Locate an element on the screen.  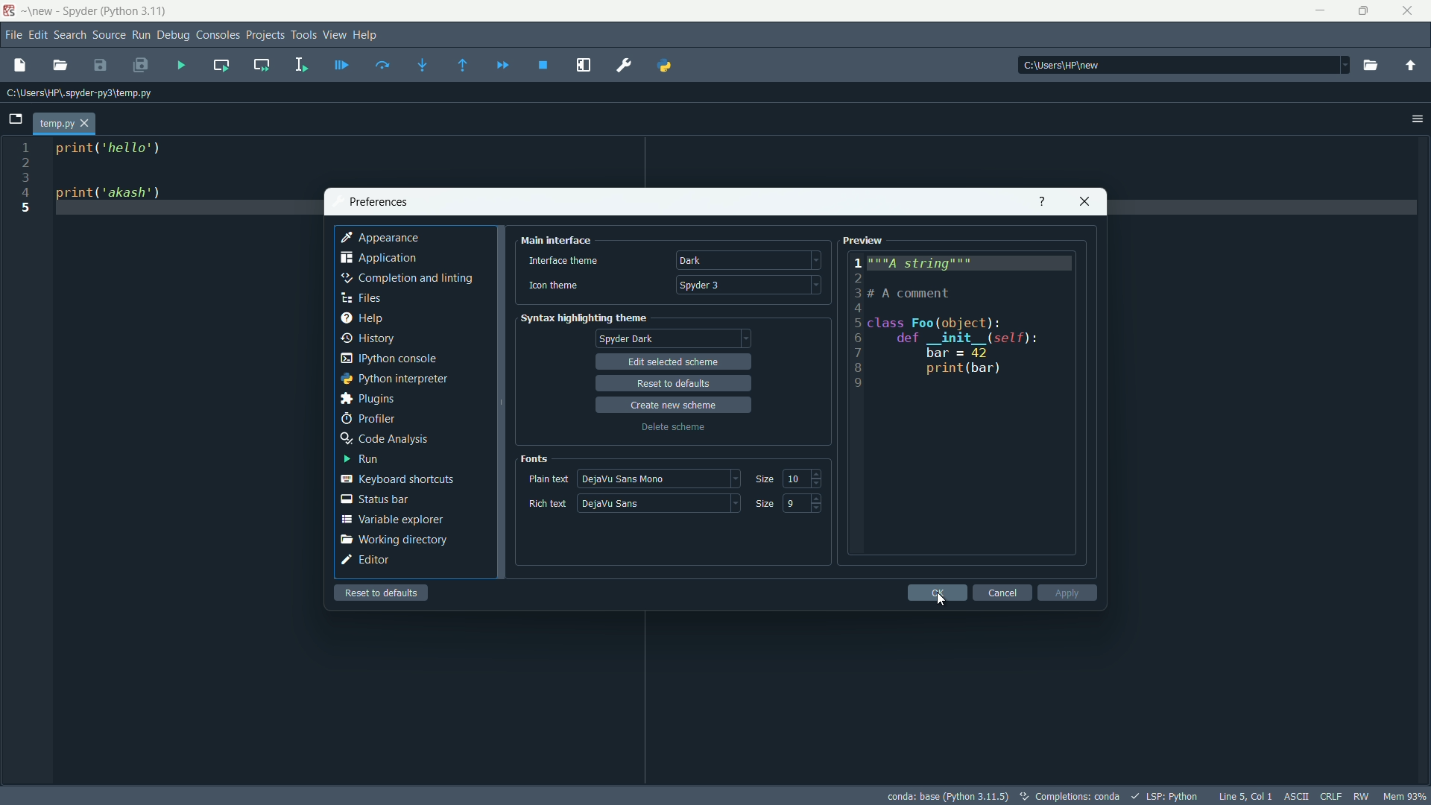
icon theme is located at coordinates (552, 285).